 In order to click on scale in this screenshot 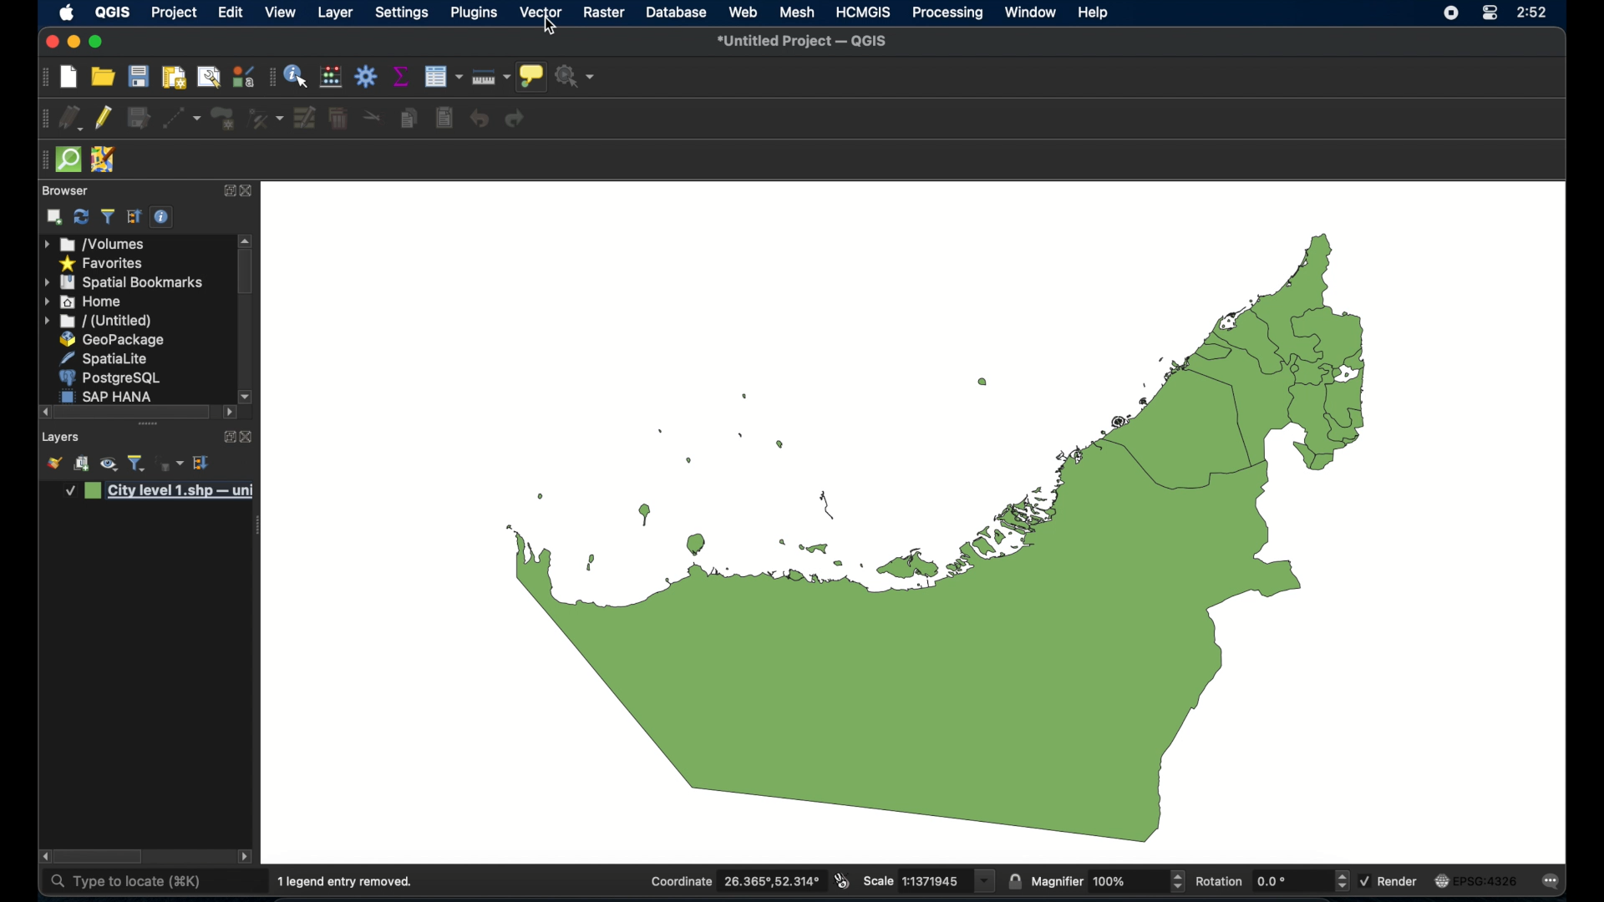, I will do `click(928, 881)`.